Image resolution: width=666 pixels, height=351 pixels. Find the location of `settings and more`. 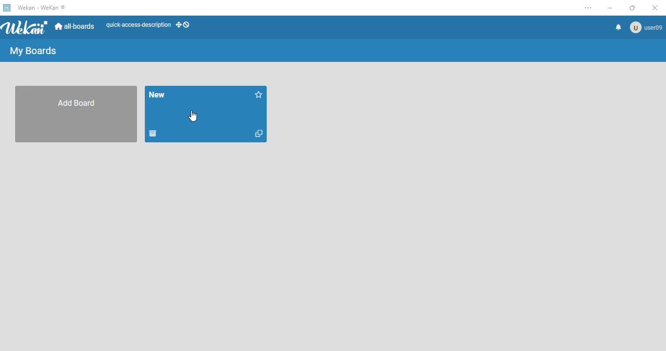

settings and more is located at coordinates (588, 8).